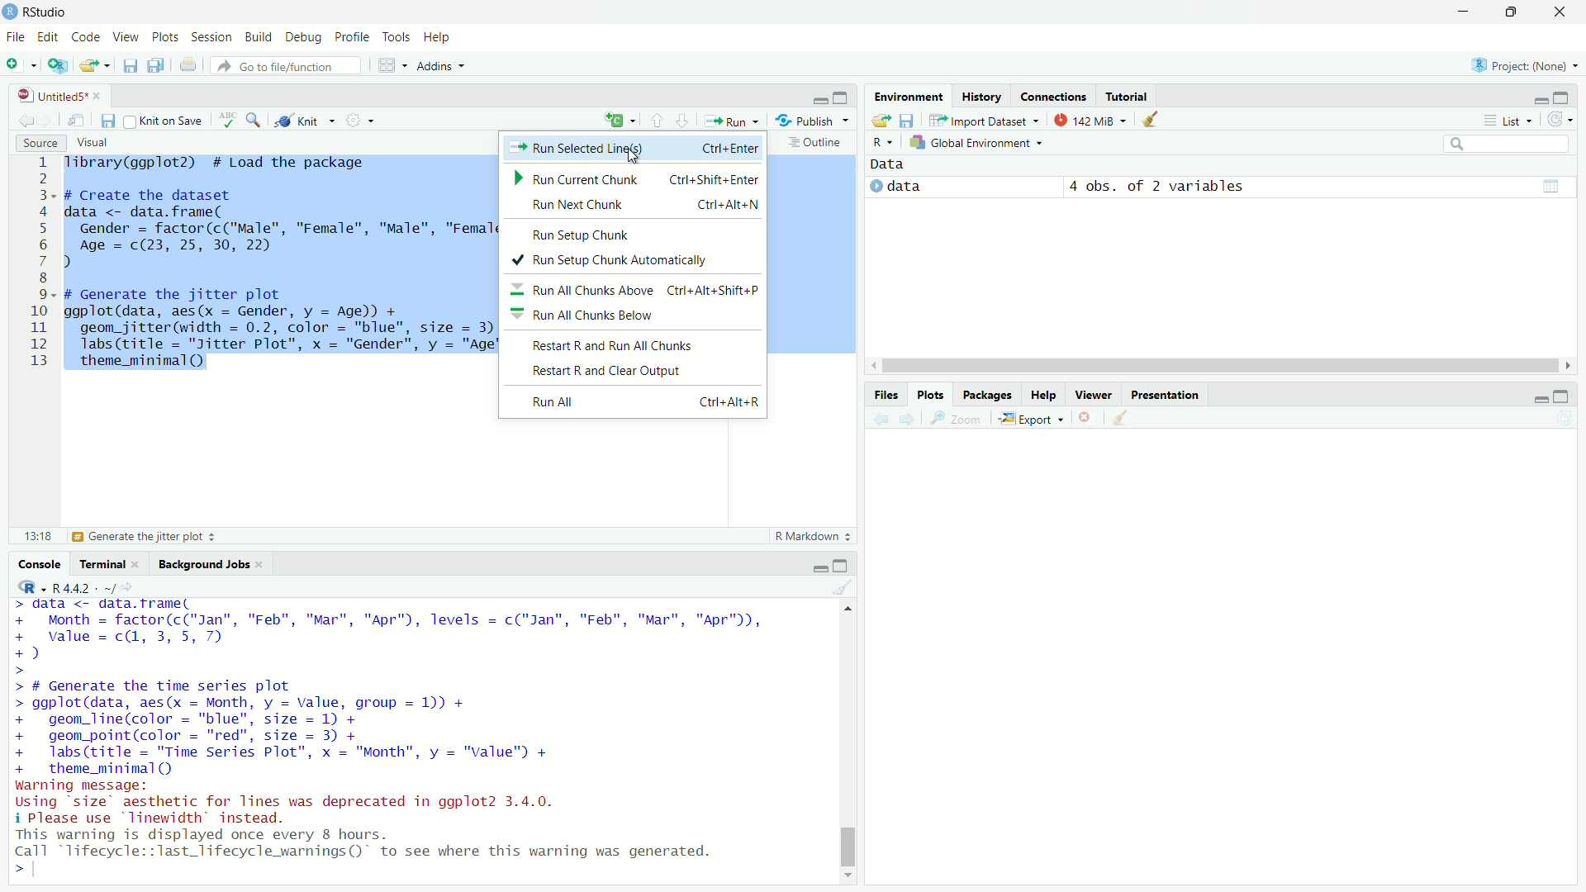  I want to click on save current document, so click(131, 64).